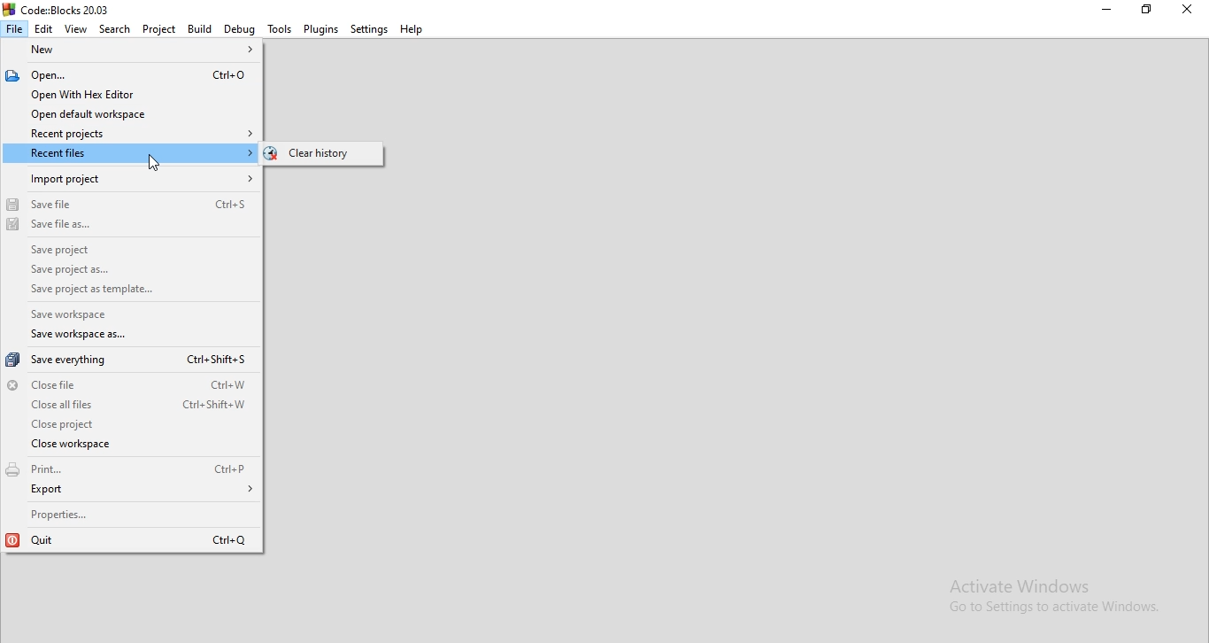 Image resolution: width=1209 pixels, height=643 pixels. Describe the element at coordinates (132, 204) in the screenshot. I see `Save File` at that location.